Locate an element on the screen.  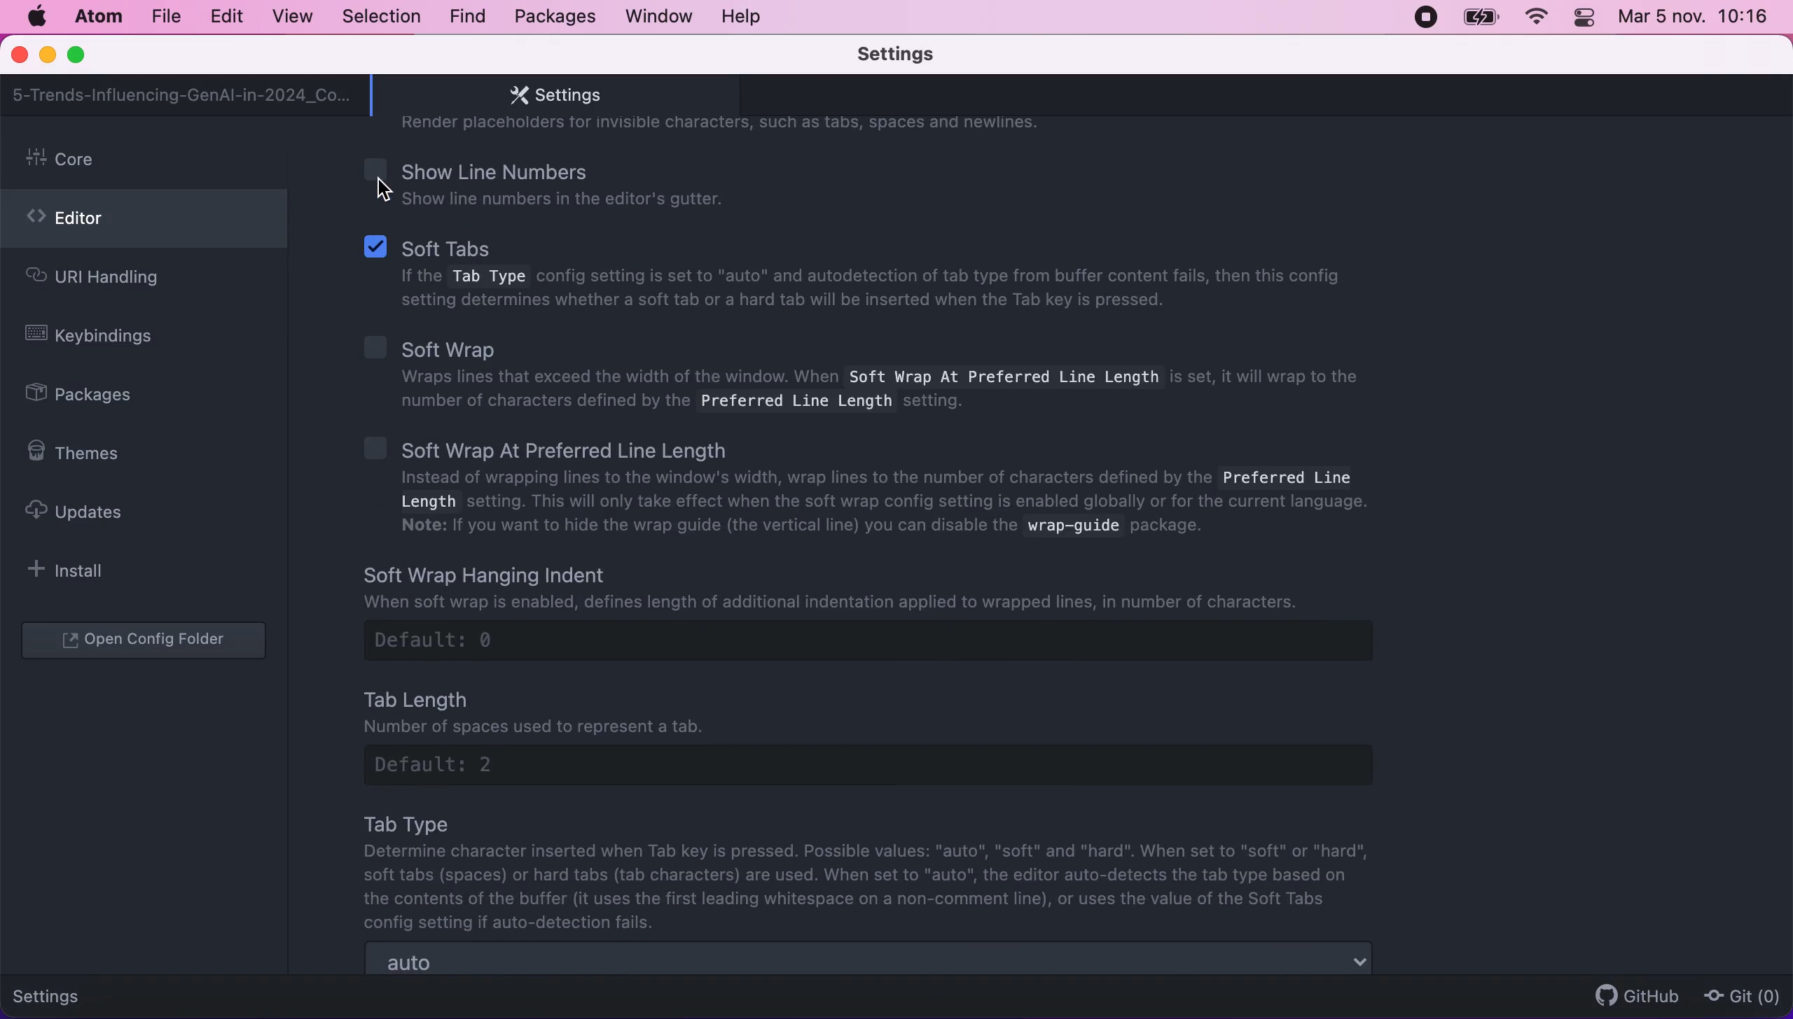
recording stopped is located at coordinates (1423, 16).